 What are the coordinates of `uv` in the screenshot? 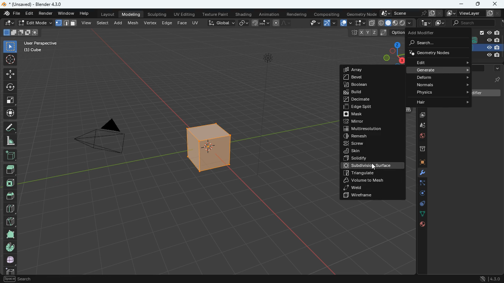 It's located at (194, 22).